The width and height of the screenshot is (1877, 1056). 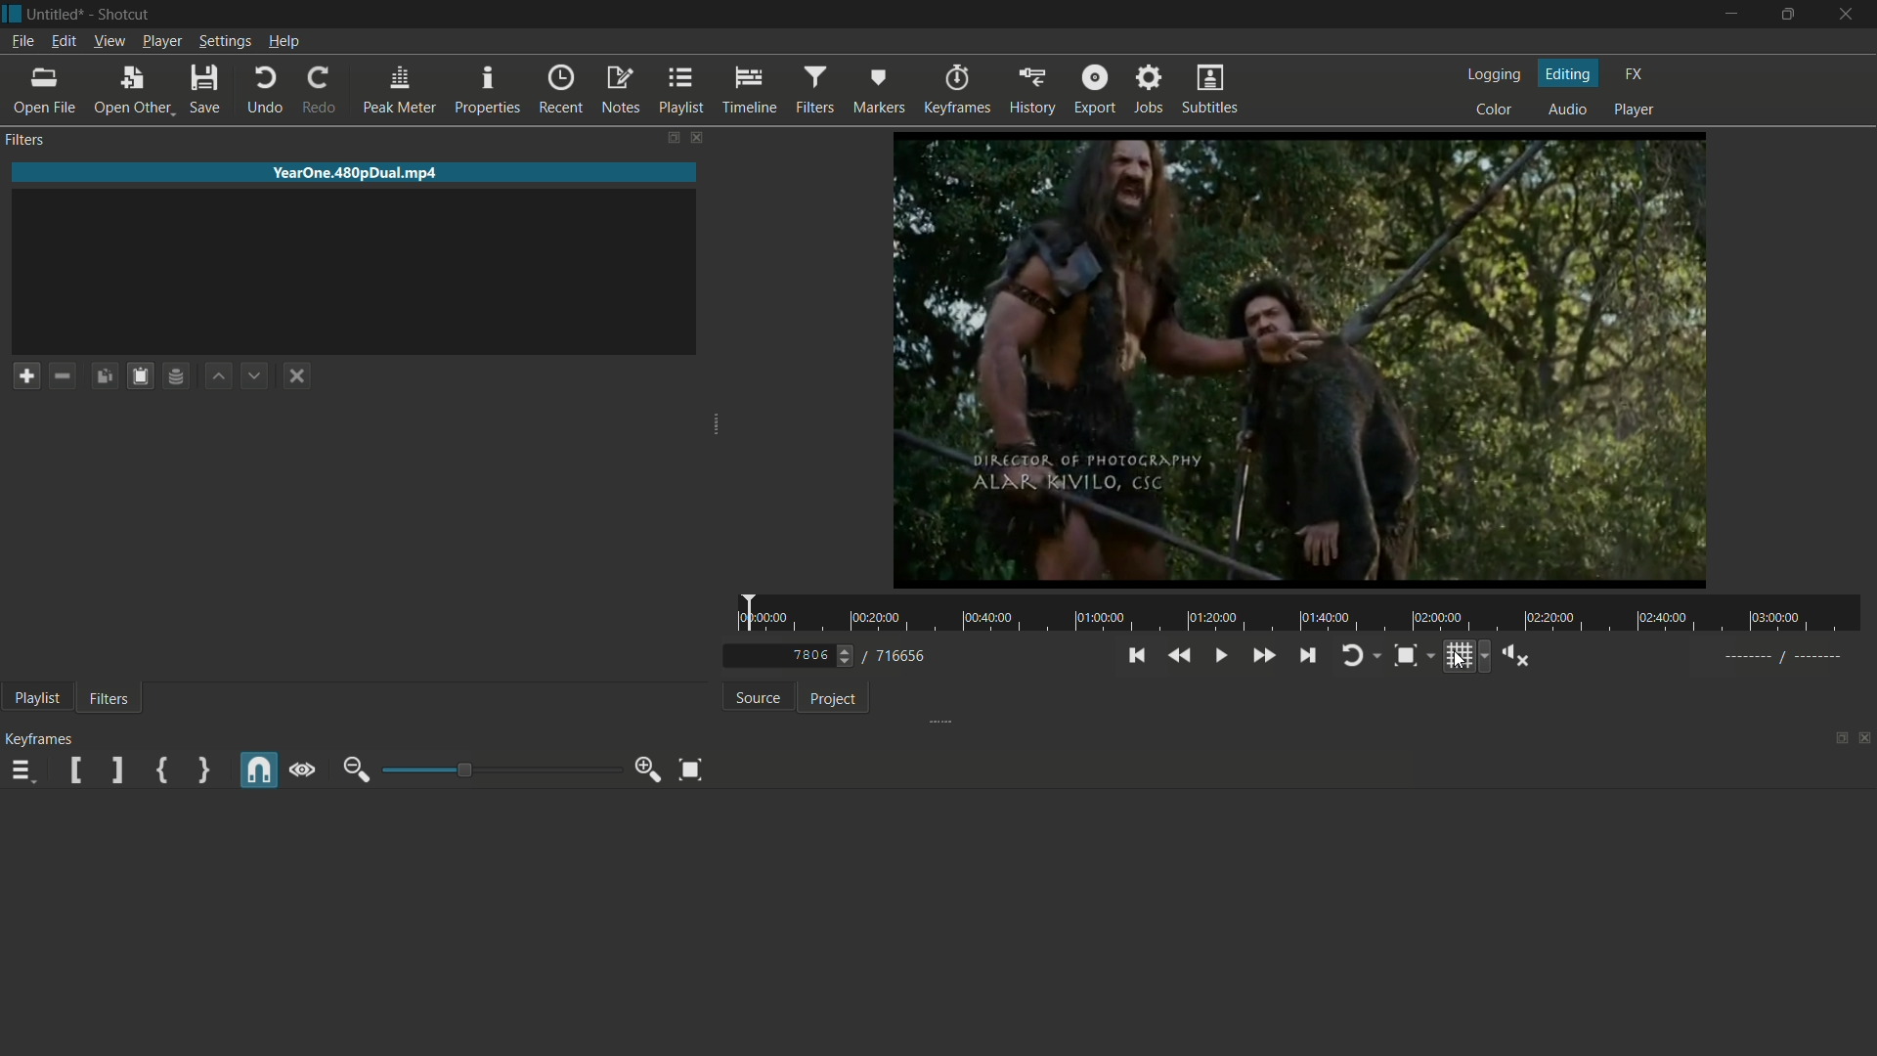 What do you see at coordinates (1133, 654) in the screenshot?
I see `skip to the previous point` at bounding box center [1133, 654].